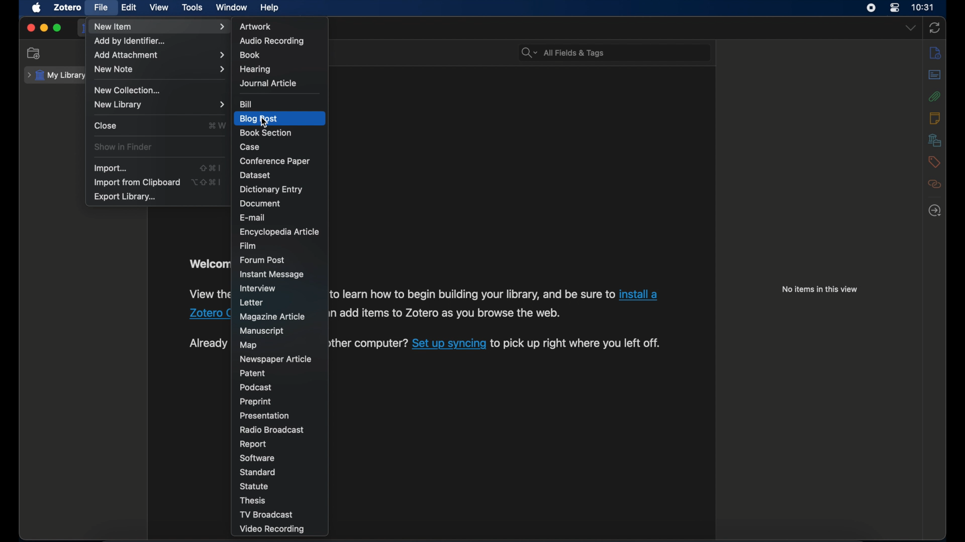 This screenshot has height=542, width=965. I want to click on show in finder, so click(123, 147).